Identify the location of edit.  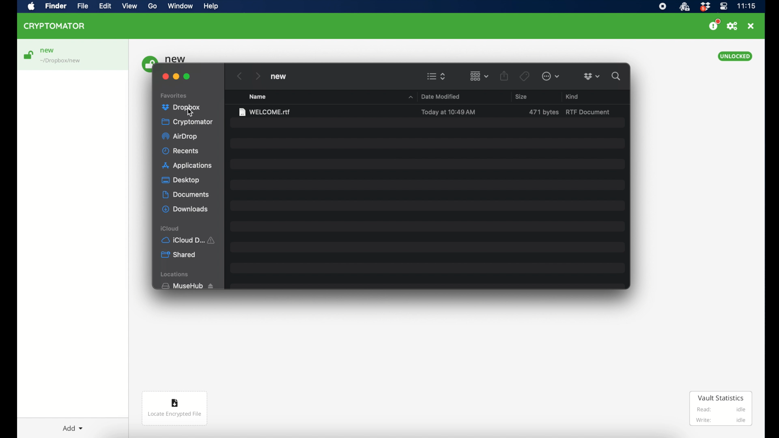
(105, 6).